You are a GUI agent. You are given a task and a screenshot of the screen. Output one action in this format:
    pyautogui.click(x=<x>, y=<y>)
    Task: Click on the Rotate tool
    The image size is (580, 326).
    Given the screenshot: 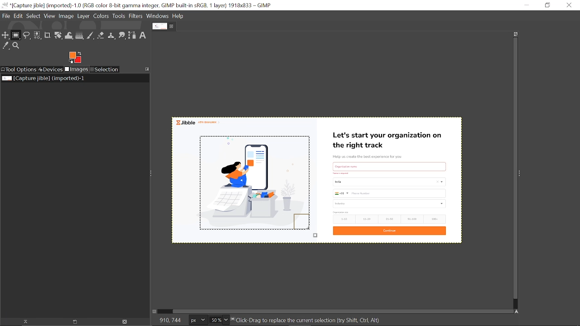 What is the action you would take?
    pyautogui.click(x=58, y=36)
    